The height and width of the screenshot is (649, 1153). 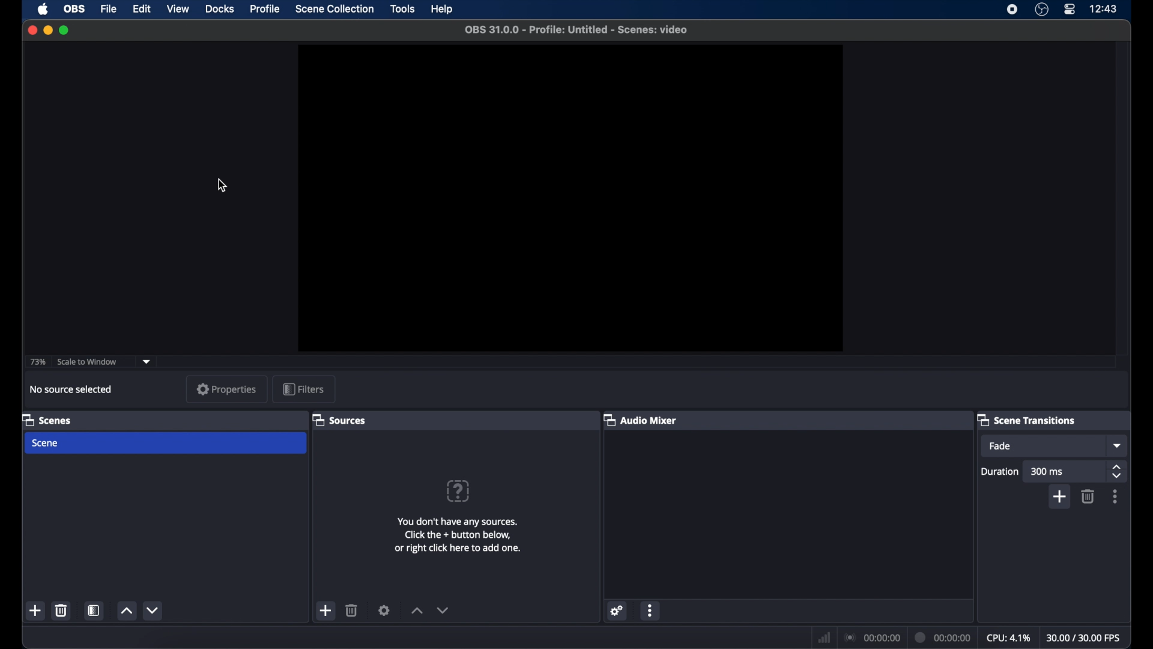 What do you see at coordinates (62, 611) in the screenshot?
I see `delete` at bounding box center [62, 611].